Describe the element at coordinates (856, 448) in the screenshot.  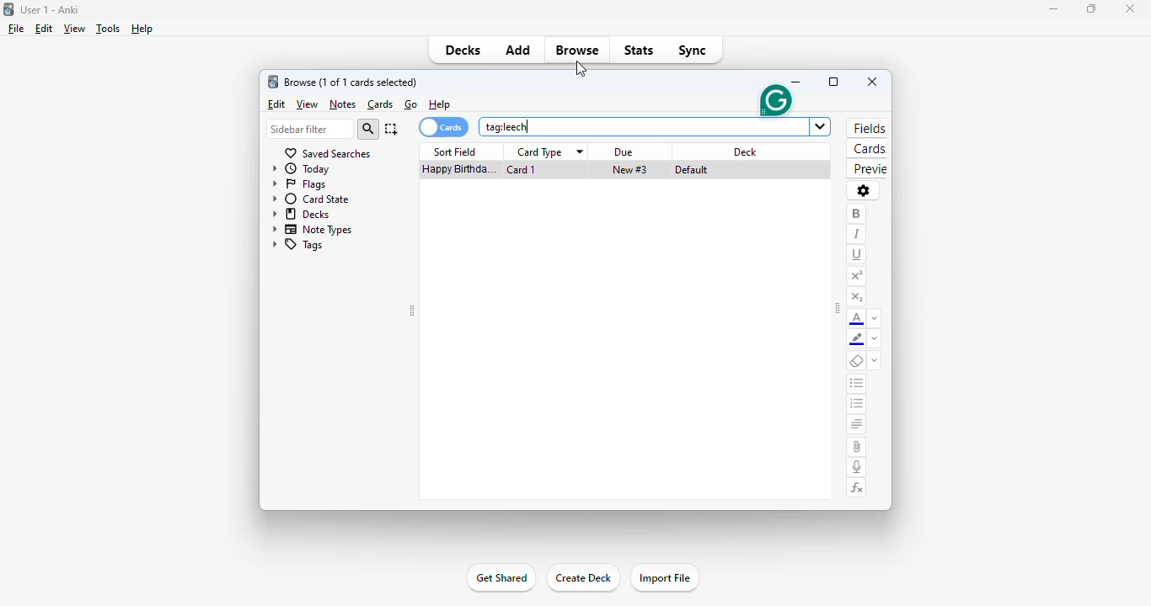
I see `attach pictures/audio/video` at that location.